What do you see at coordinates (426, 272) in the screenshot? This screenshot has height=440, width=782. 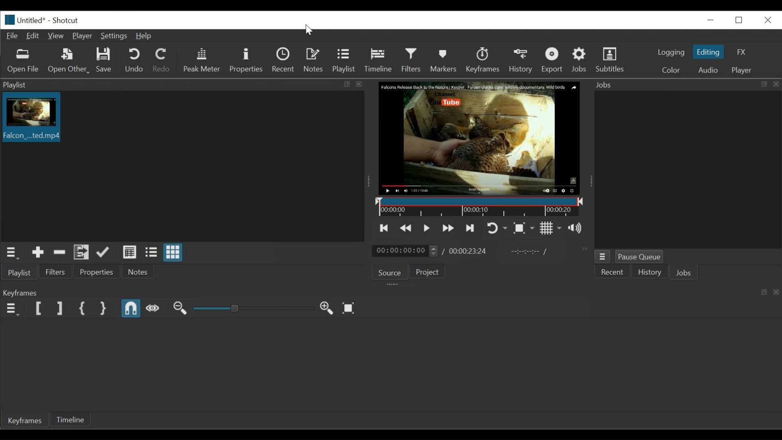 I see `Project` at bounding box center [426, 272].